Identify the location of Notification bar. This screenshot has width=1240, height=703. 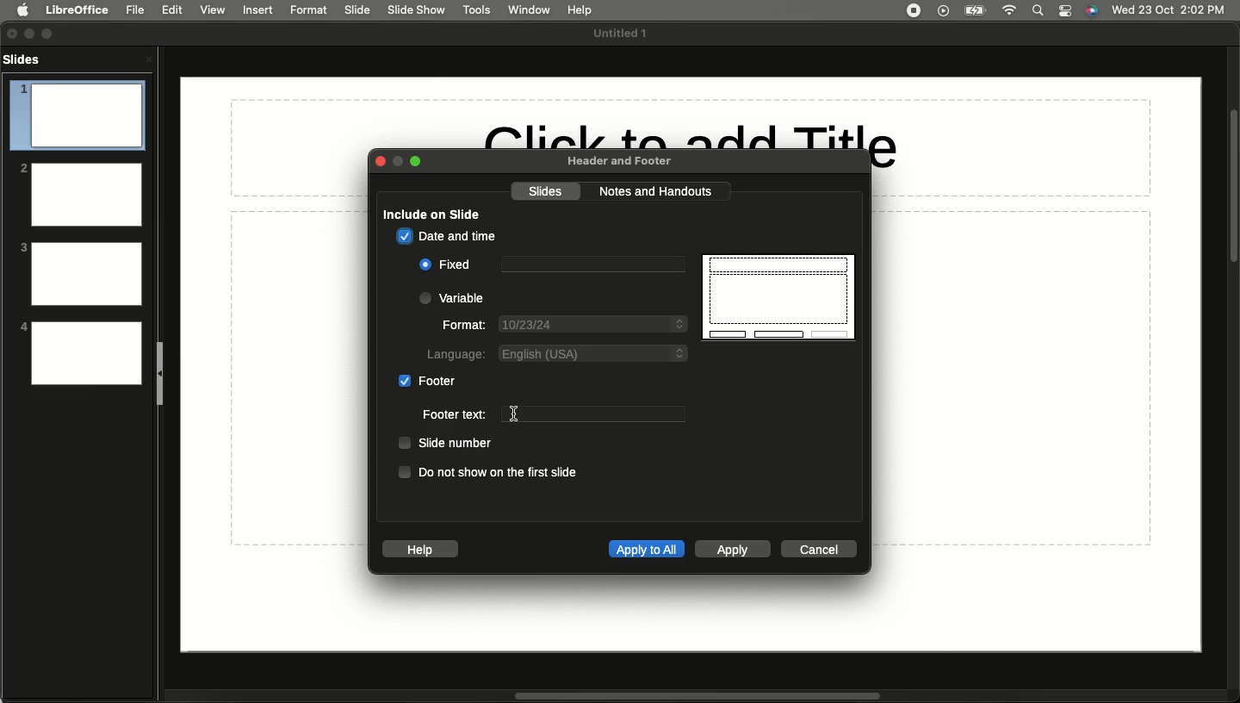
(1066, 11).